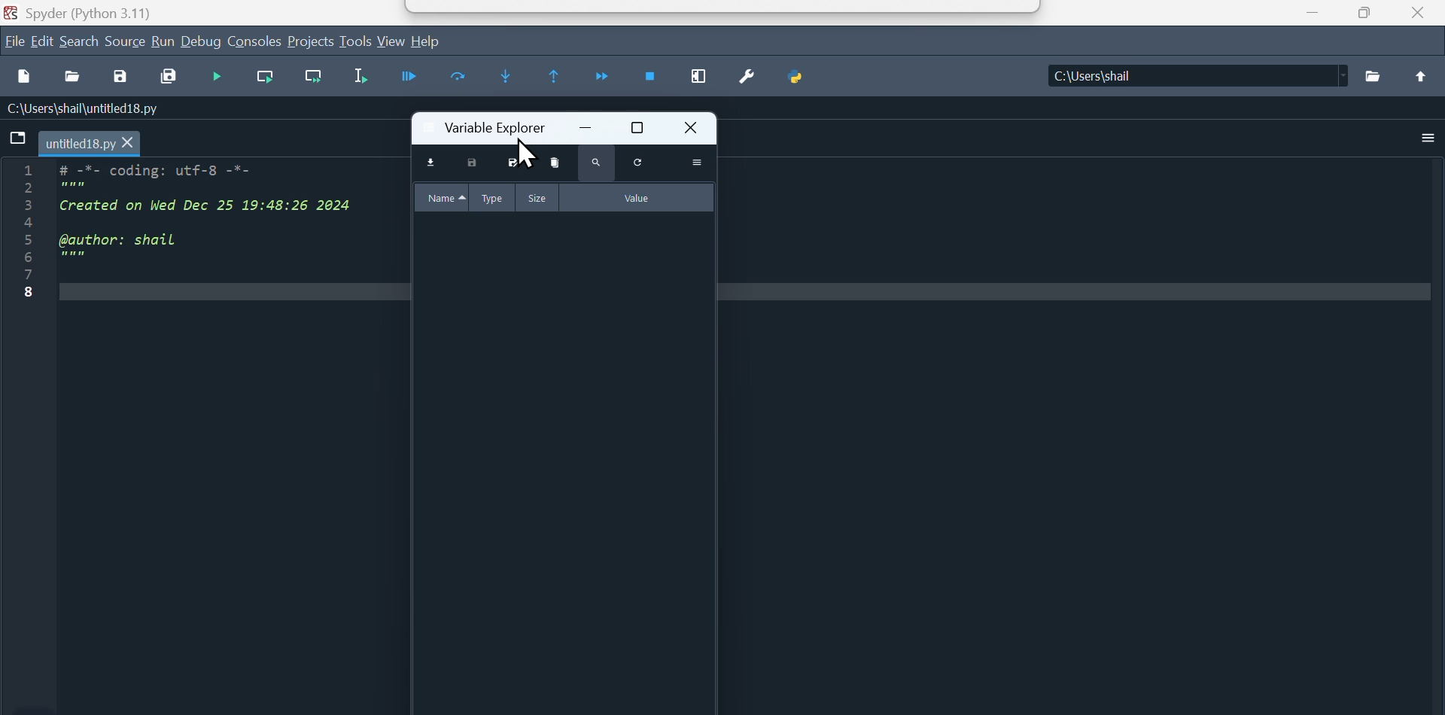 This screenshot has height=715, width=1445. Describe the element at coordinates (257, 42) in the screenshot. I see `Consoles` at that location.